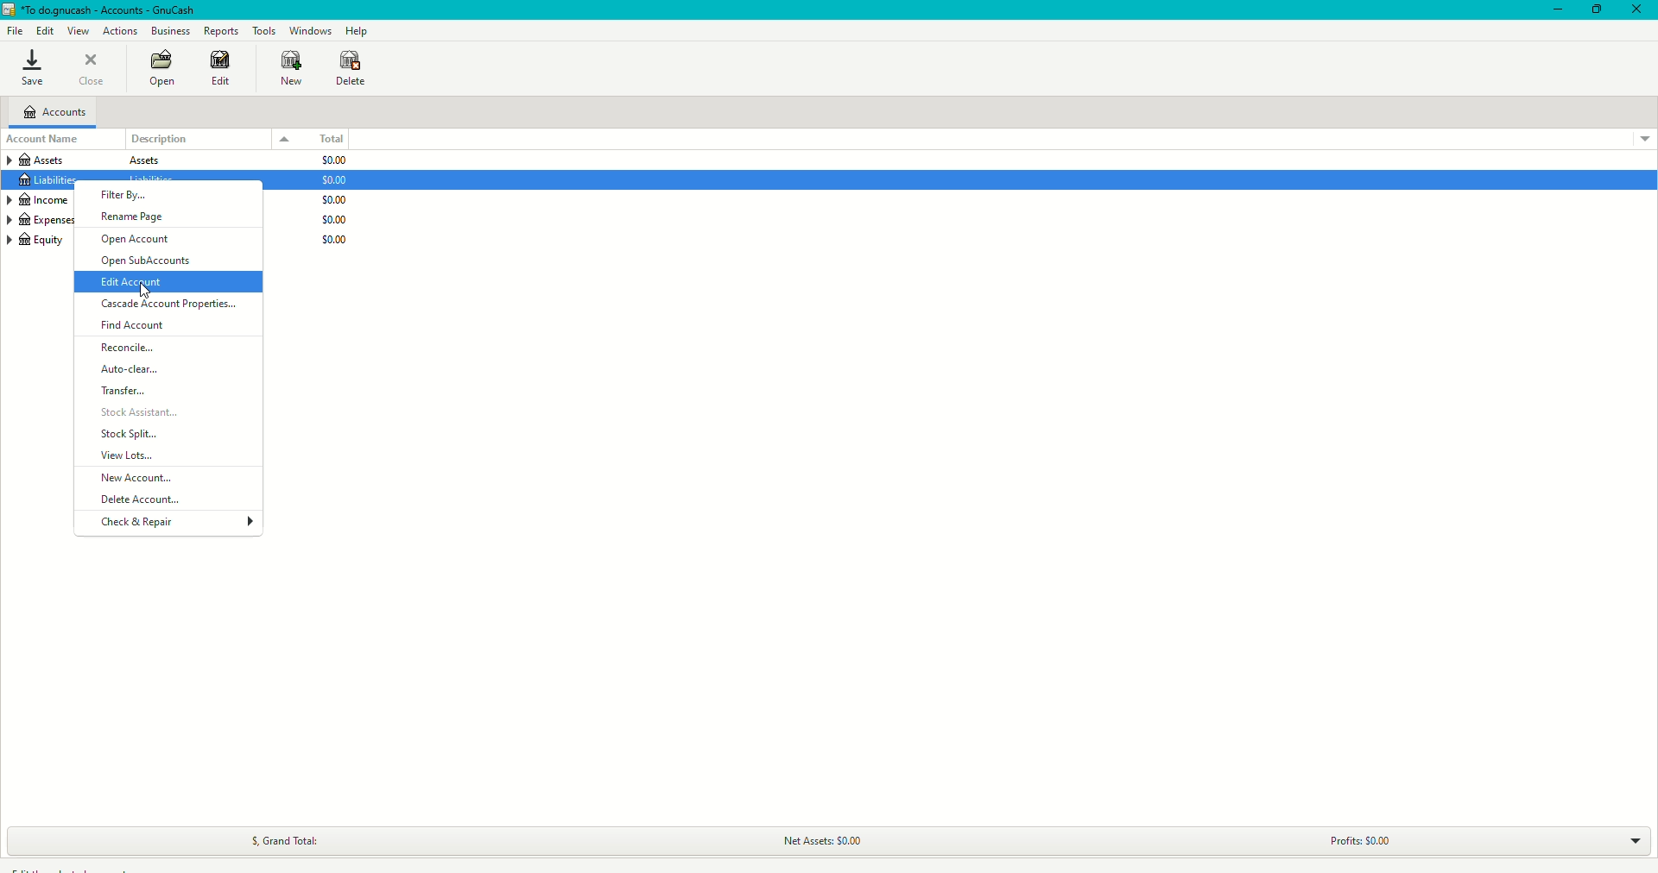 This screenshot has width=1658, height=873. Describe the element at coordinates (86, 161) in the screenshot. I see `Assets` at that location.